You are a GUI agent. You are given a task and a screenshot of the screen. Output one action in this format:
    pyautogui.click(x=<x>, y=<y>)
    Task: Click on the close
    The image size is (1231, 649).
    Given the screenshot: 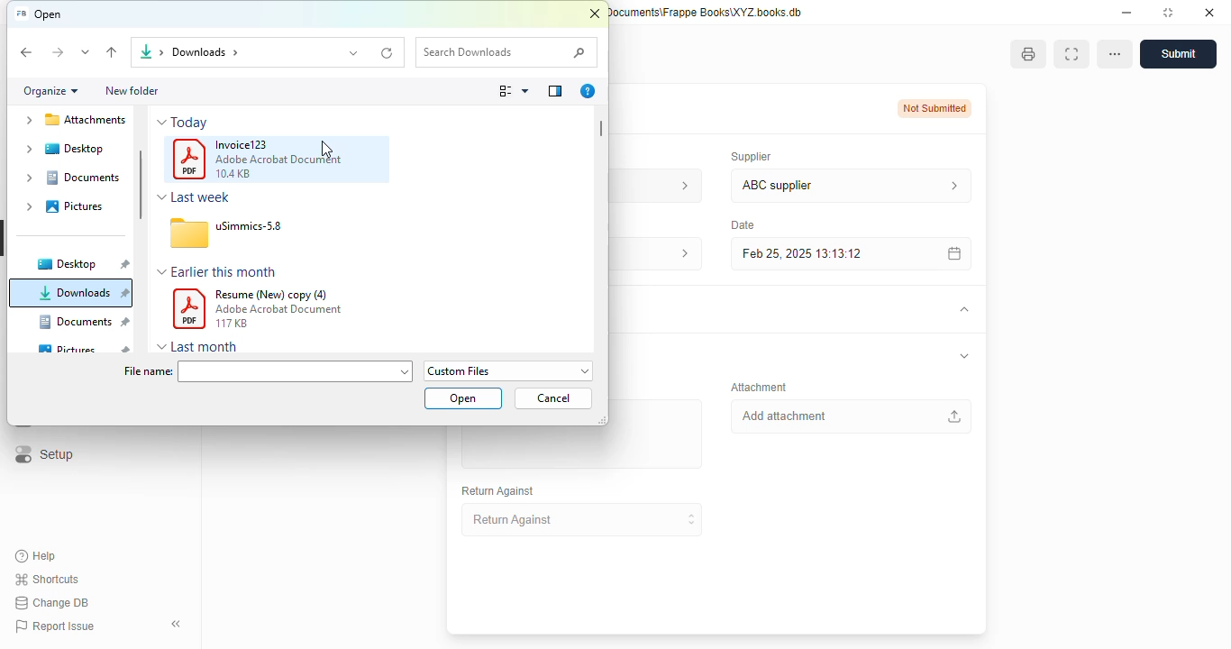 What is the action you would take?
    pyautogui.click(x=1209, y=12)
    